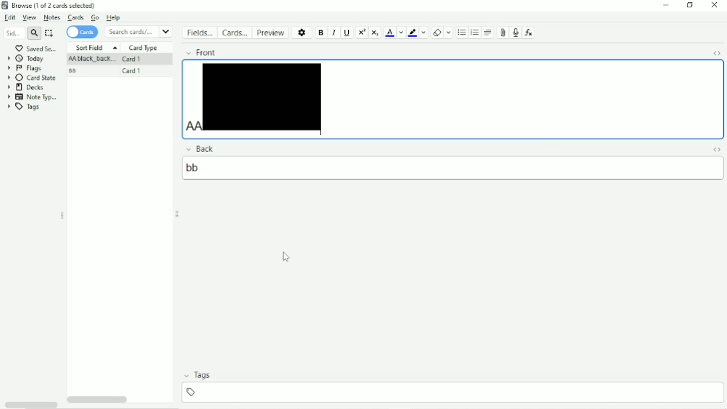 This screenshot has height=409, width=727. What do you see at coordinates (22, 107) in the screenshot?
I see `Tags` at bounding box center [22, 107].